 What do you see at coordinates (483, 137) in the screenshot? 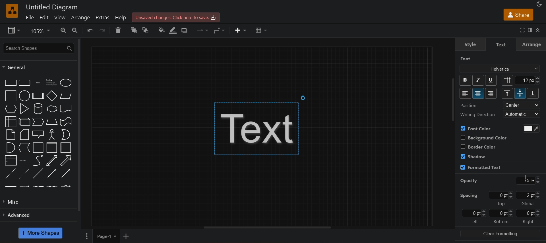
I see `background color` at bounding box center [483, 137].